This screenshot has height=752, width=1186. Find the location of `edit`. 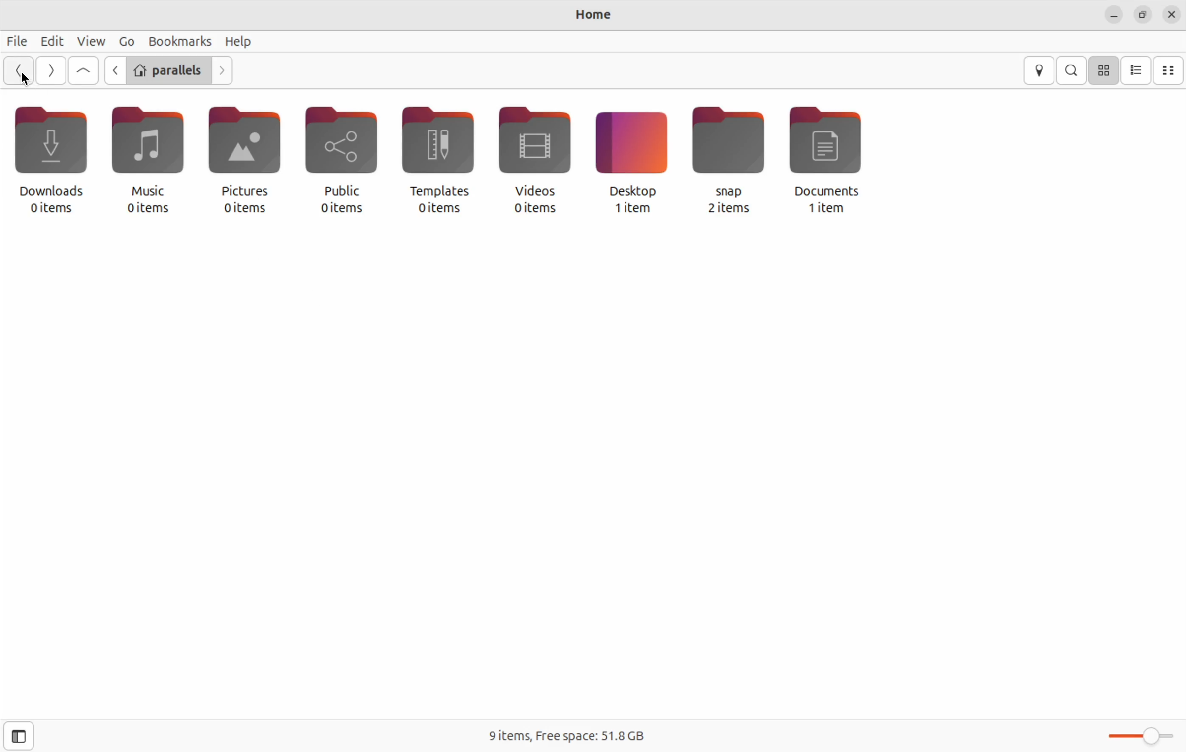

edit is located at coordinates (52, 42).